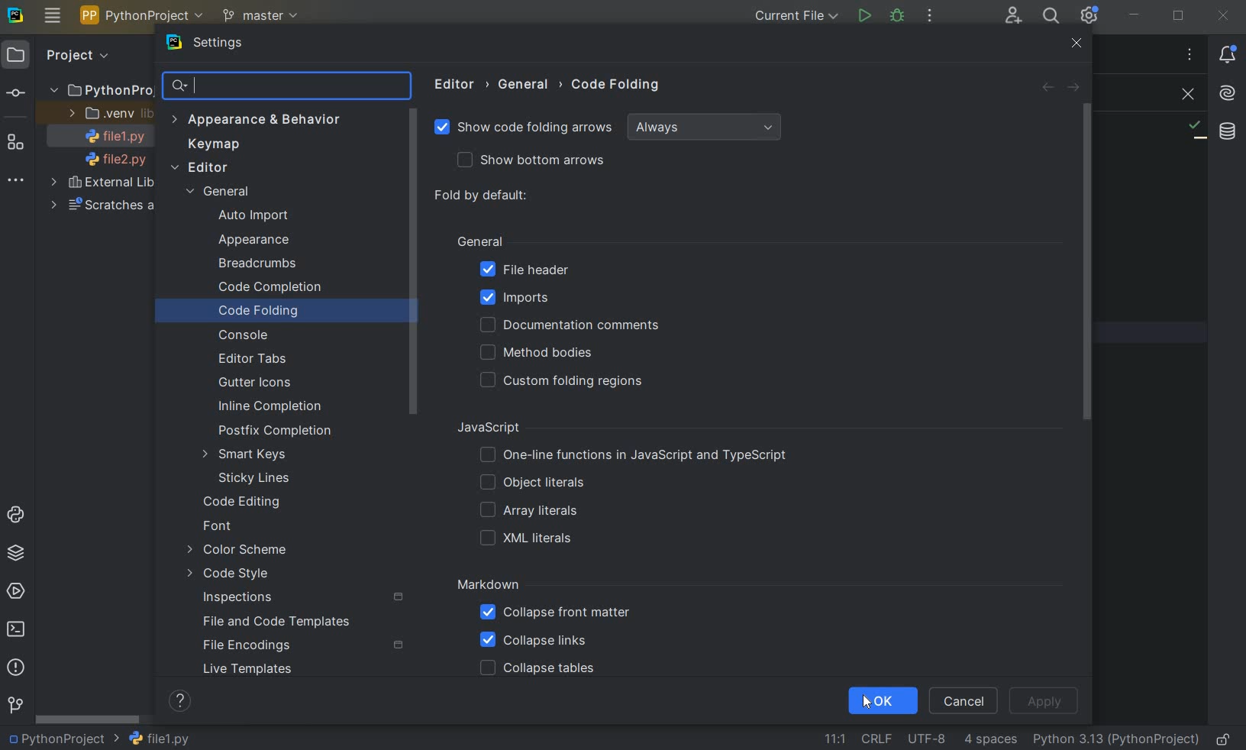  Describe the element at coordinates (273, 432) in the screenshot. I see `POSTFIX COMPLETION` at that location.